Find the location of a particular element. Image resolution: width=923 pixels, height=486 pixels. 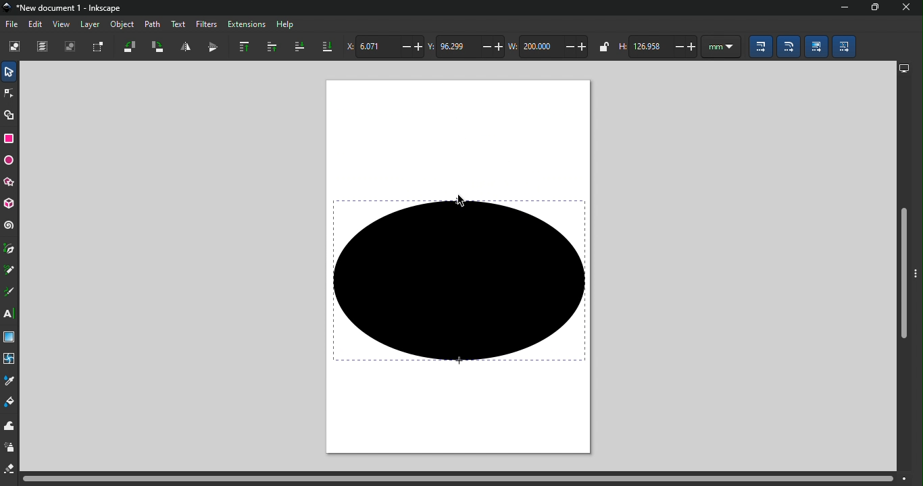

Maximize is located at coordinates (873, 8).